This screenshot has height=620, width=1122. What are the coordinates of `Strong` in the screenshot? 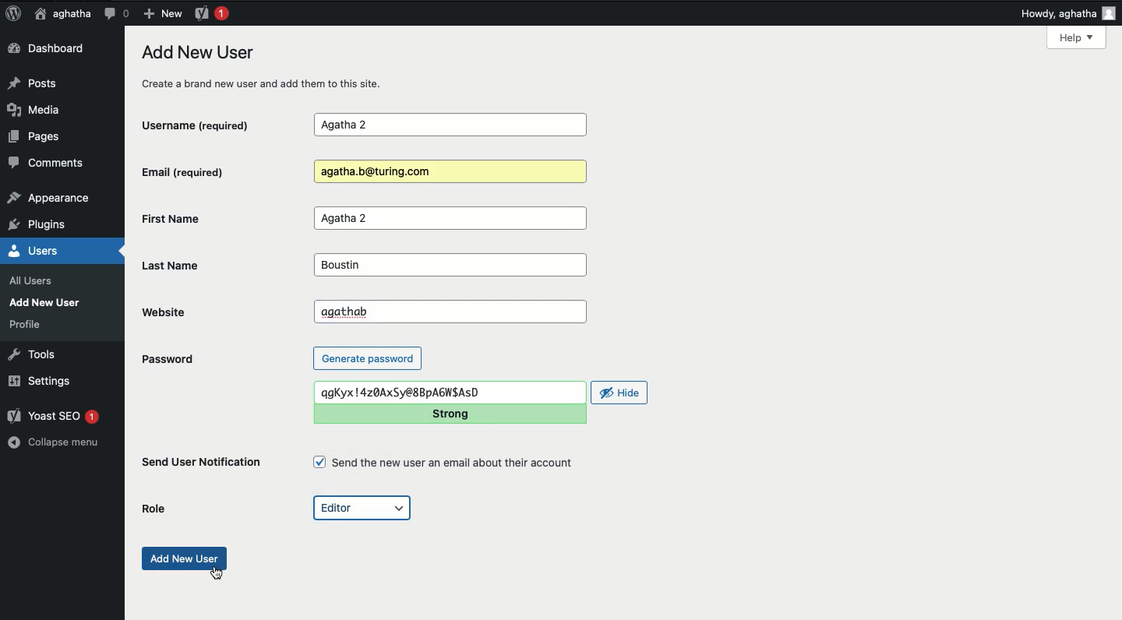 It's located at (452, 414).